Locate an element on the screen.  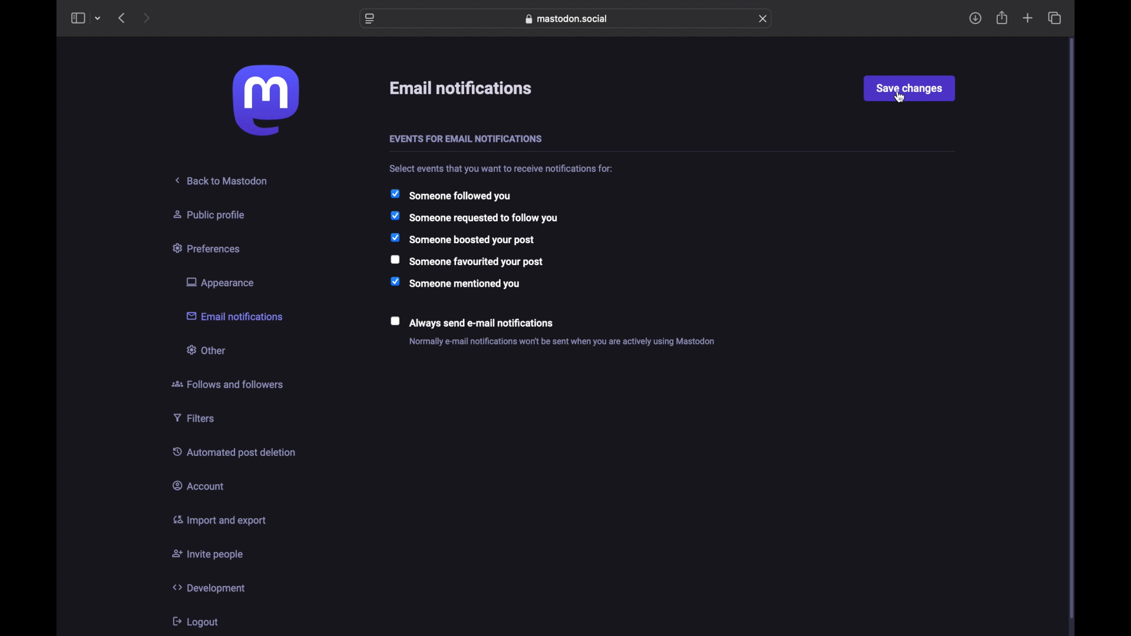
cursor is located at coordinates (900, 97).